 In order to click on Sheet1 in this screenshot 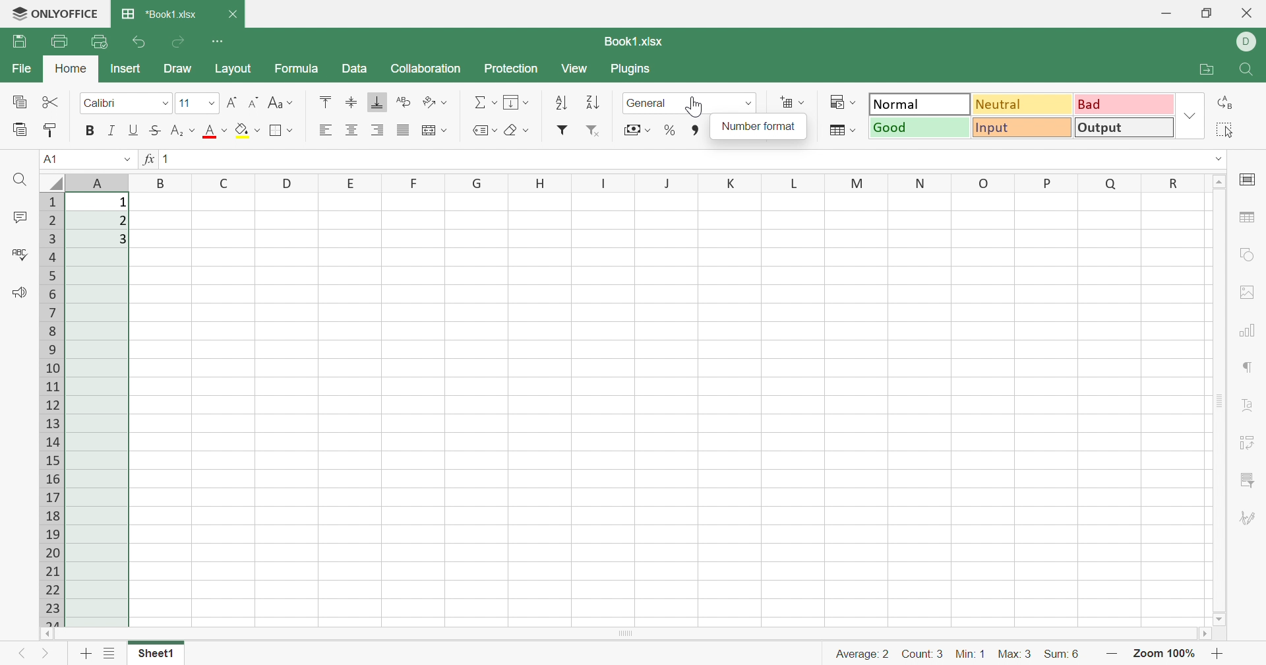, I will do `click(154, 655)`.